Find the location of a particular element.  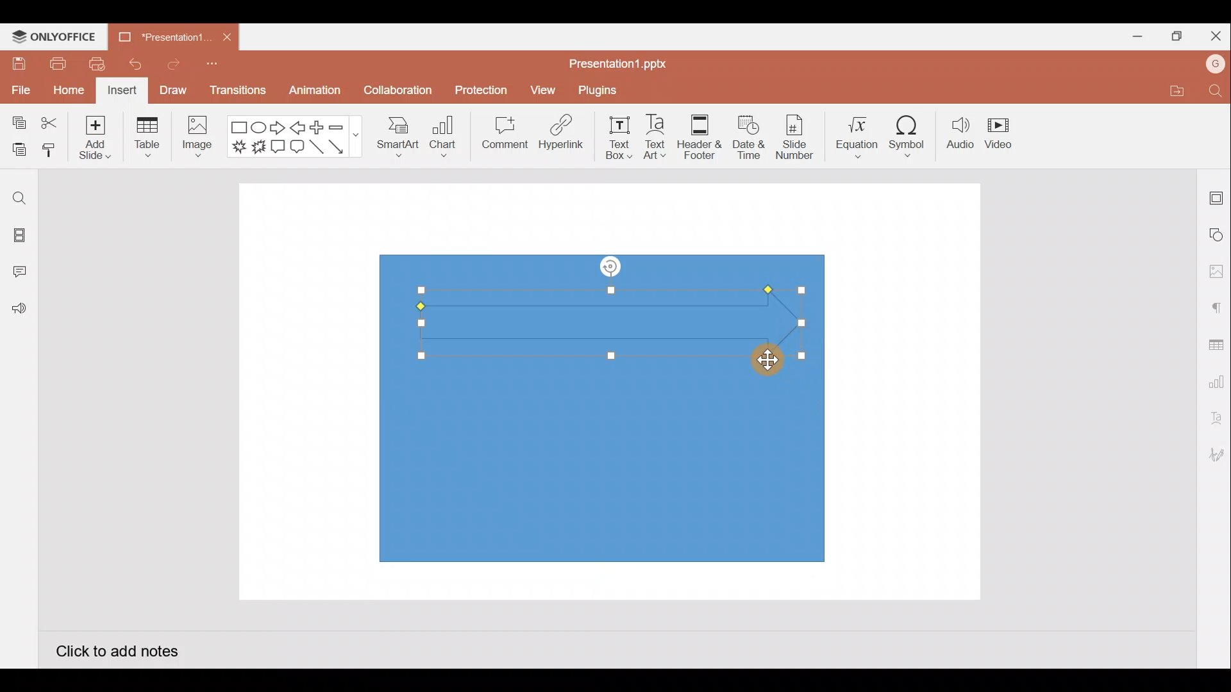

Presentation1. is located at coordinates (160, 35).